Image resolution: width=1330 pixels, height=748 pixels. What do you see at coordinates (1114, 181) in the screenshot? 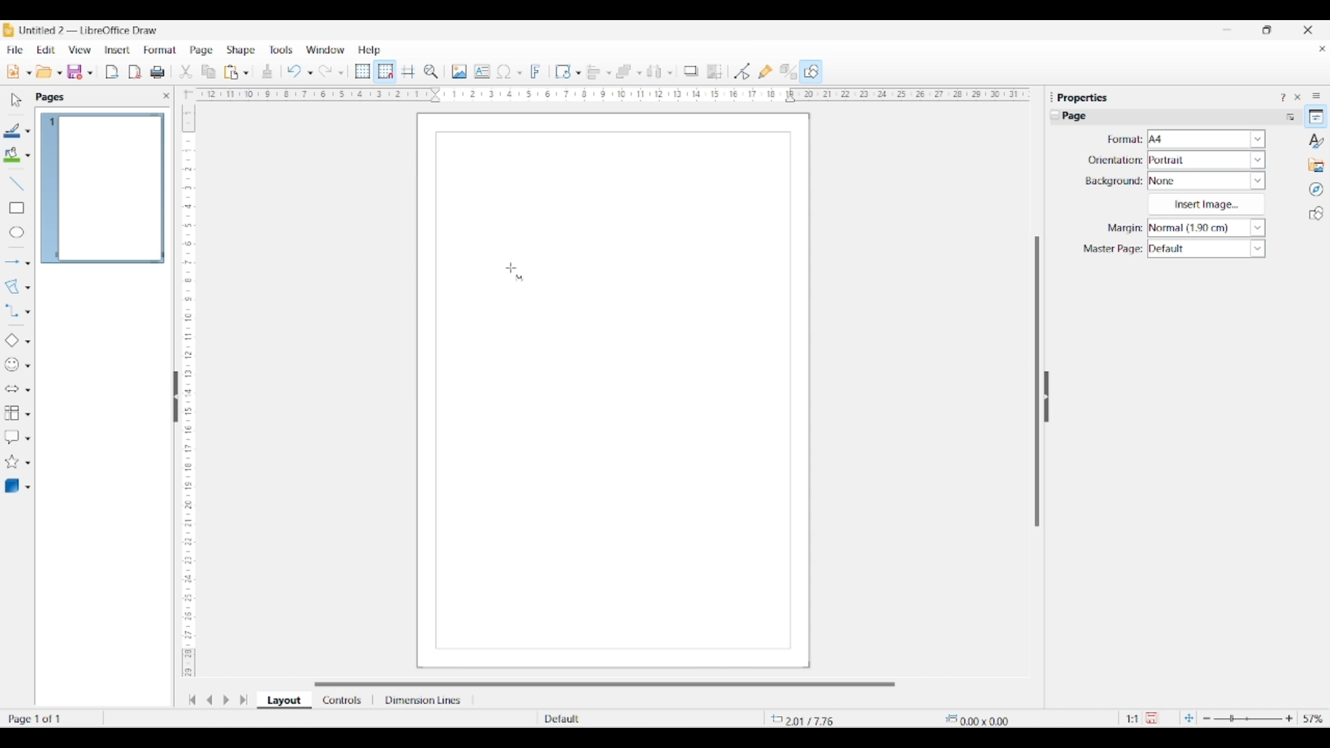
I see `Indicates background settings` at bounding box center [1114, 181].